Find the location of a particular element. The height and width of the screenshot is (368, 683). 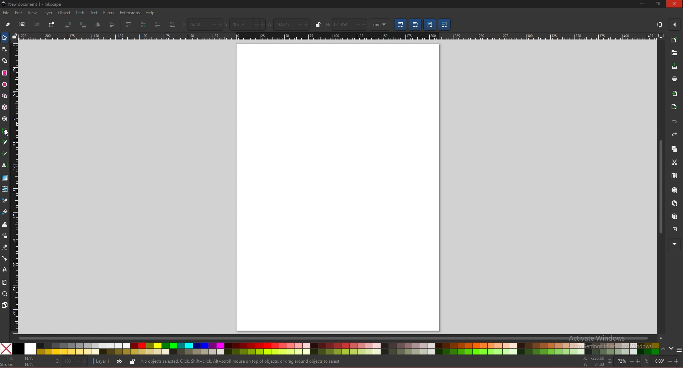

flip horizontal is located at coordinates (98, 25).